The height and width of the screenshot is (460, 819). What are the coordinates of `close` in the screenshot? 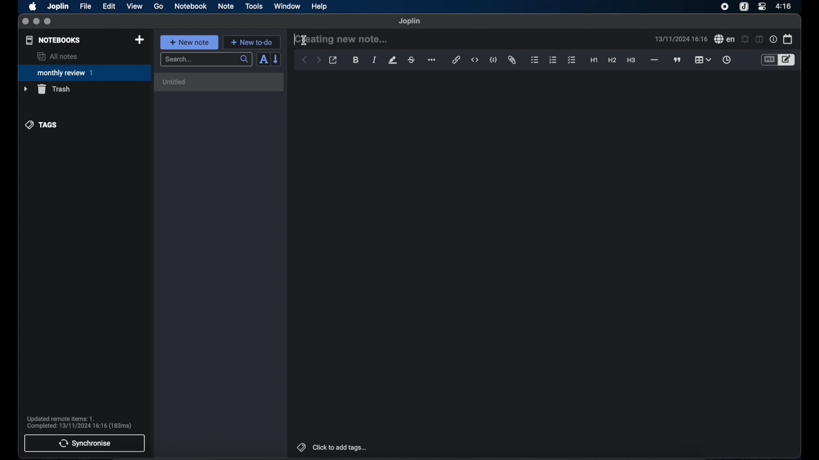 It's located at (25, 22).